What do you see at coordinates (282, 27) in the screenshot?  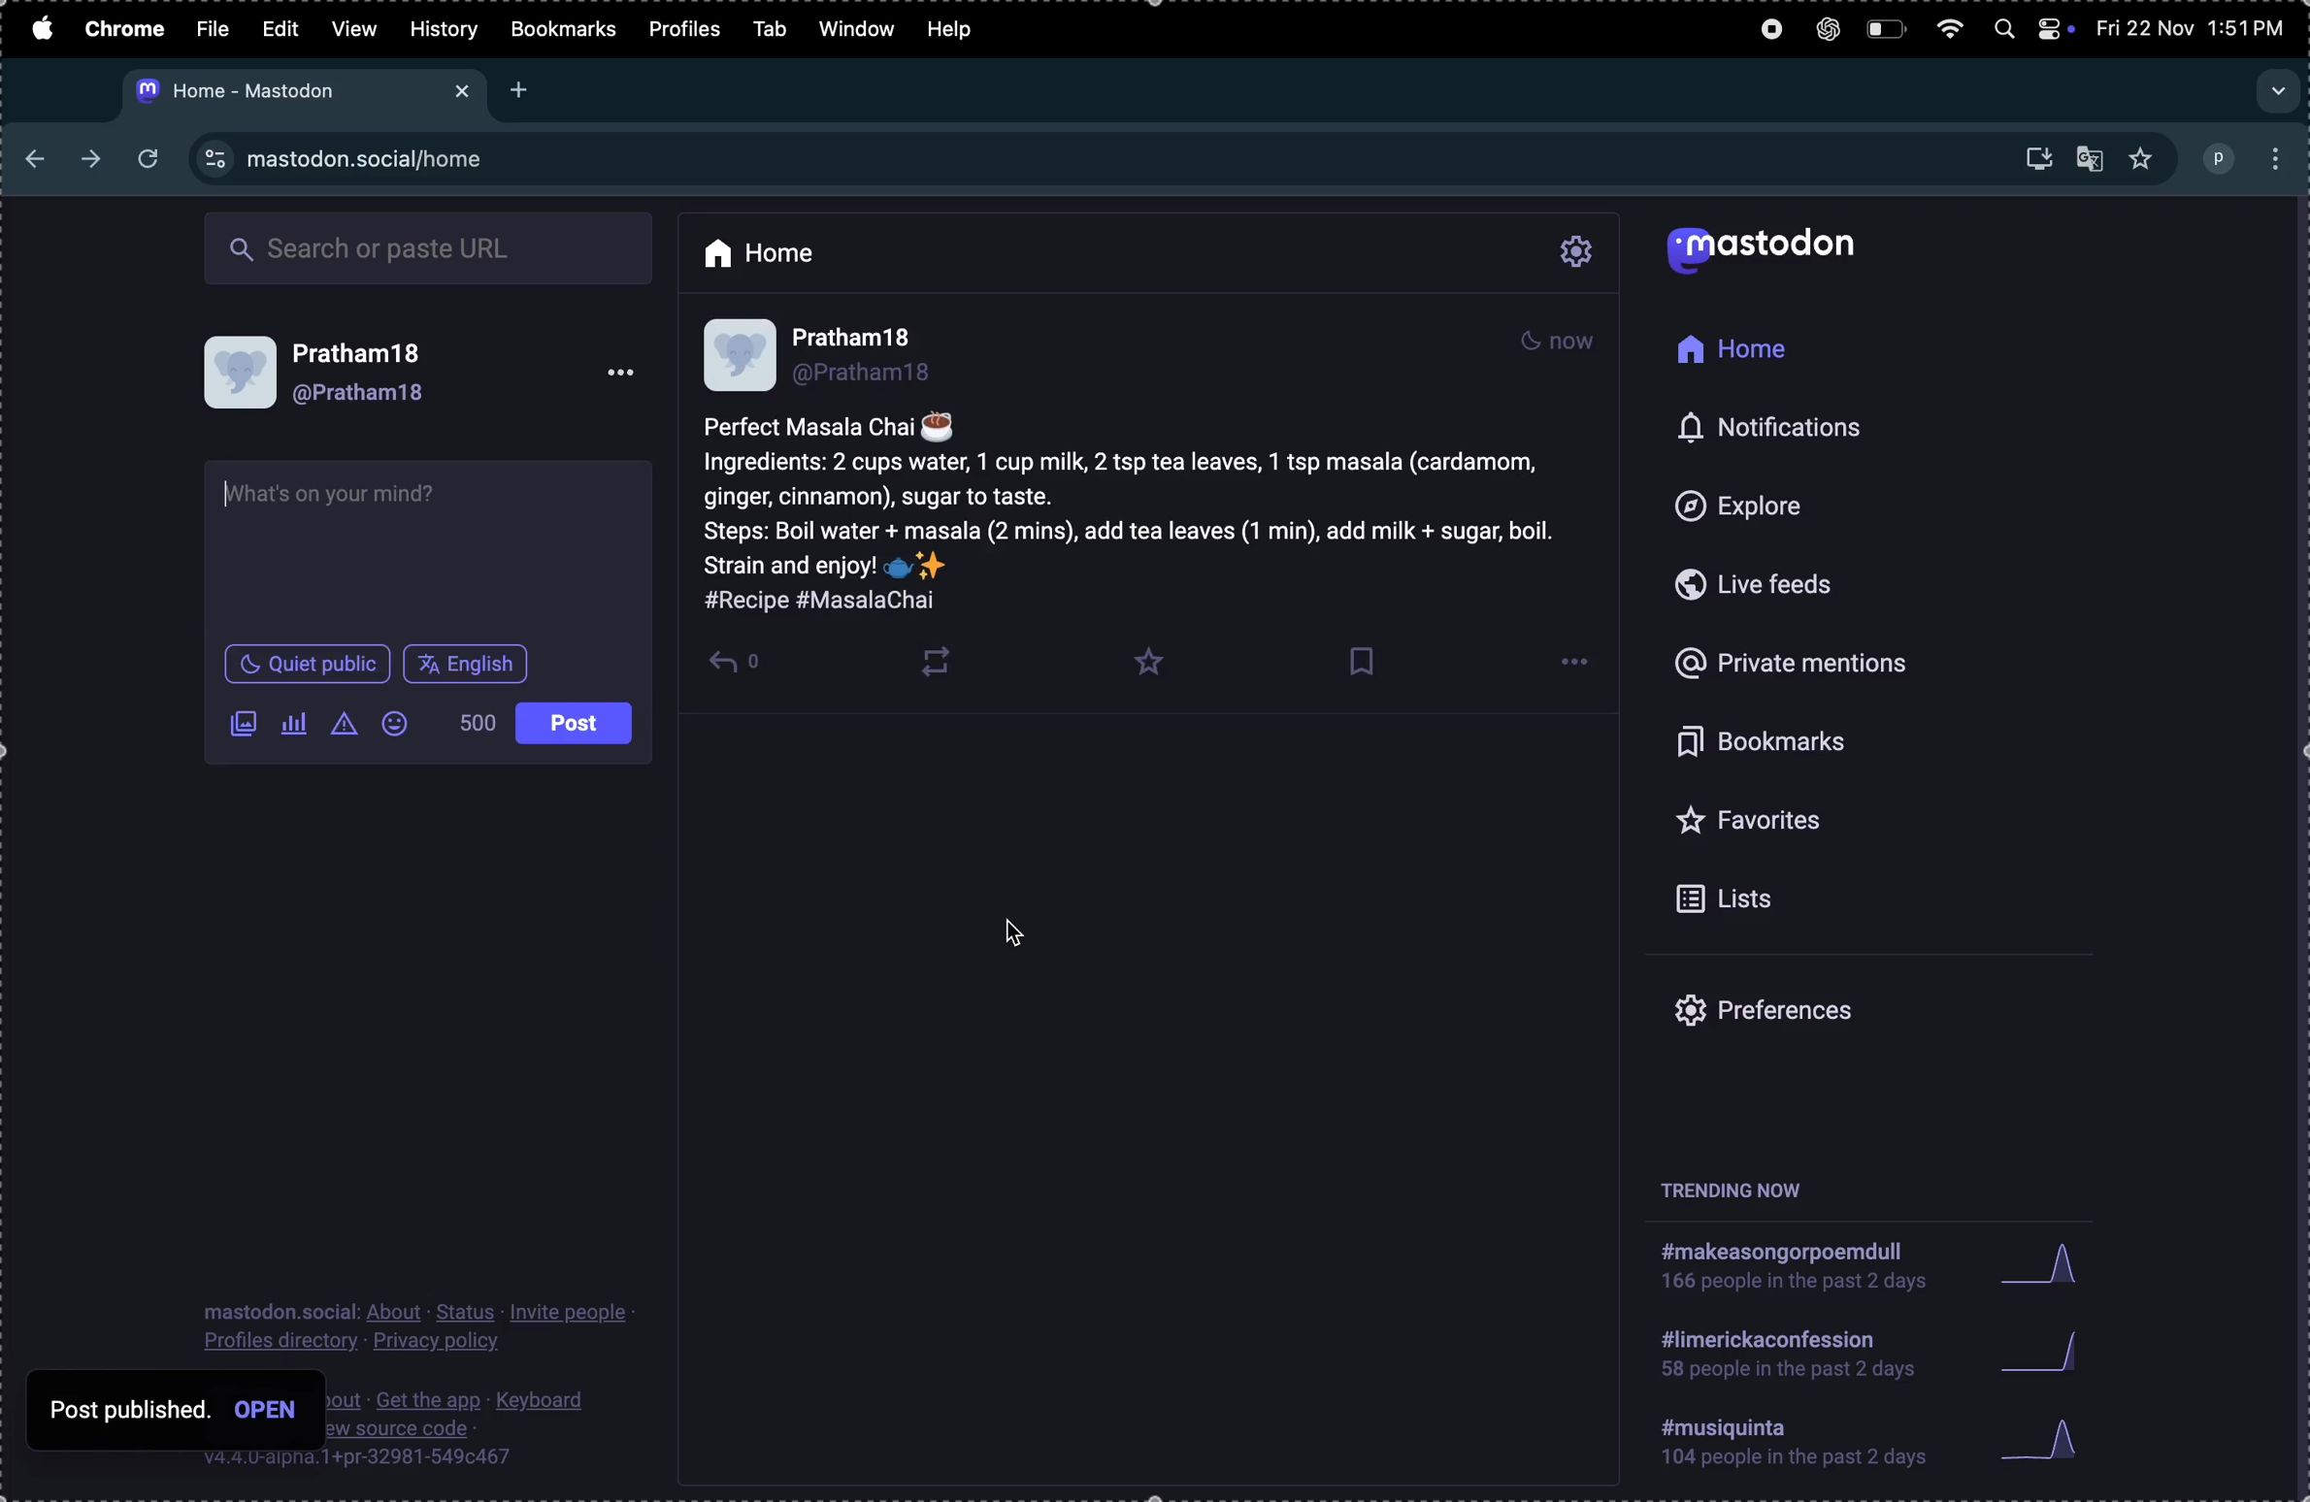 I see `edit` at bounding box center [282, 27].